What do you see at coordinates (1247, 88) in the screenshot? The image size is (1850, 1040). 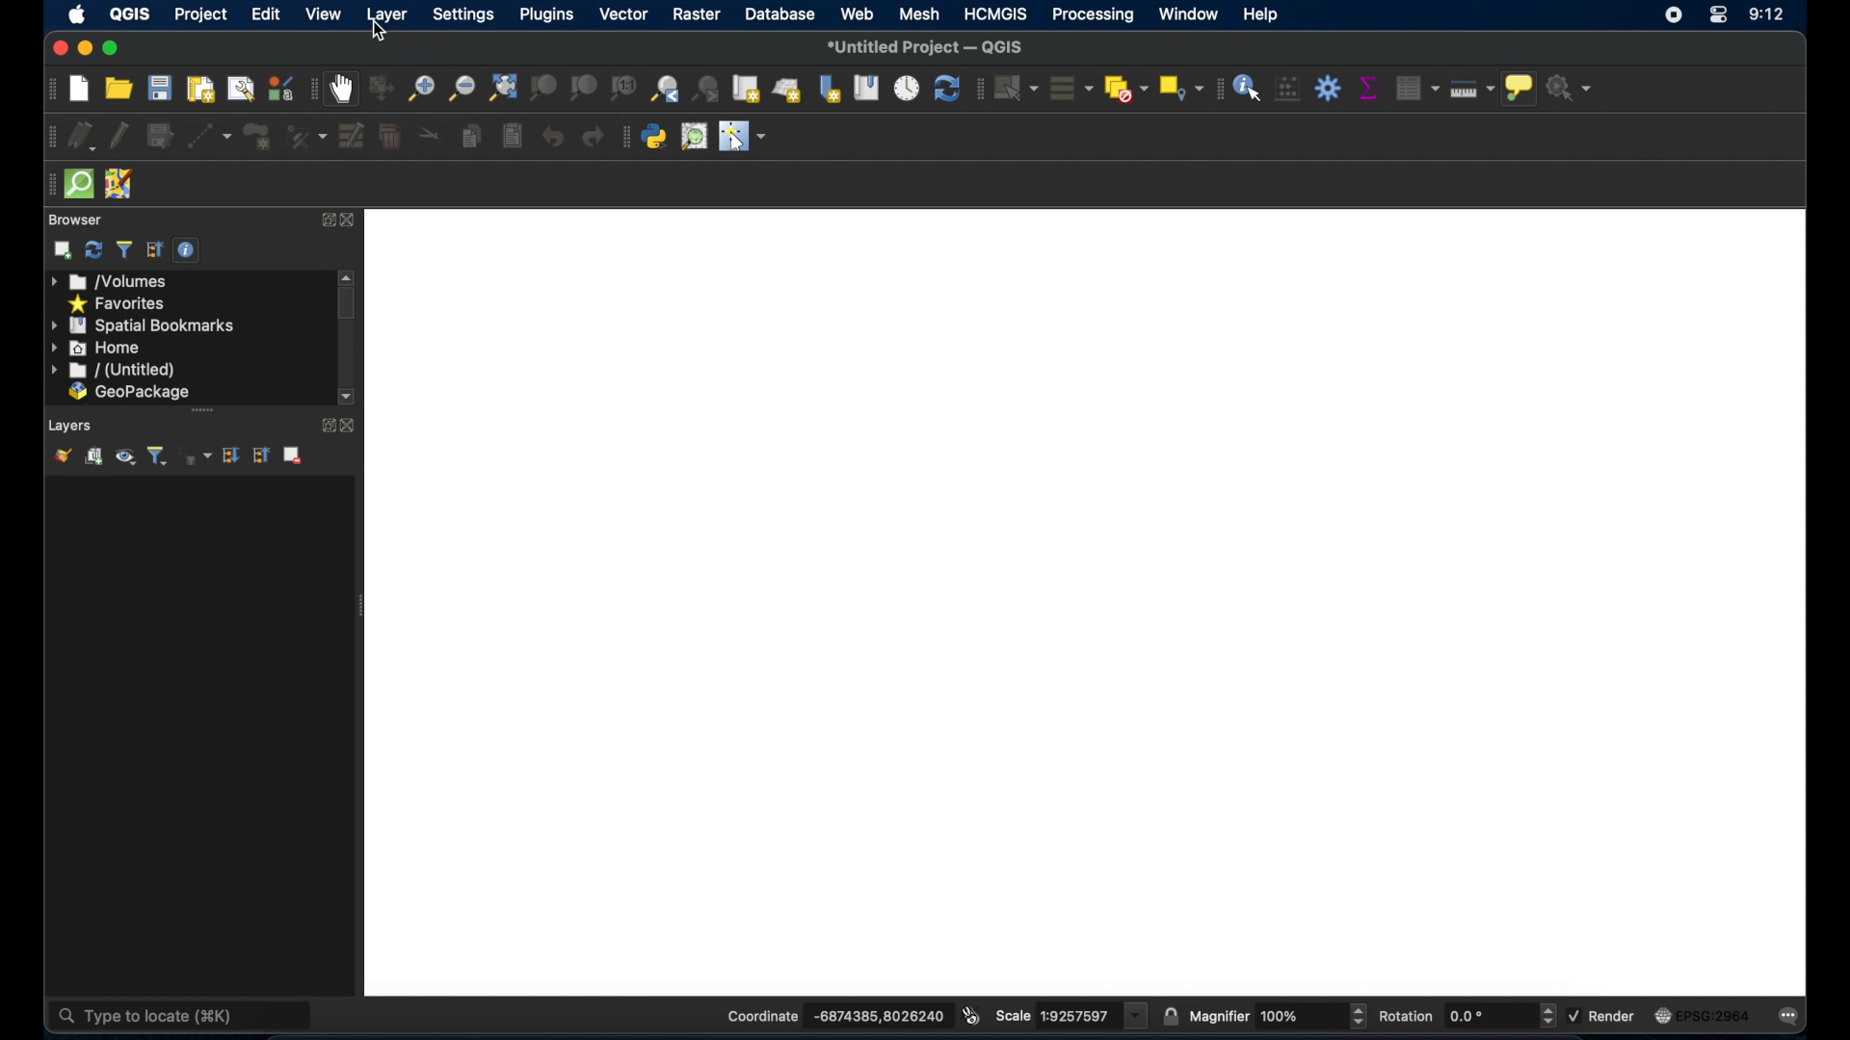 I see `identify feature` at bounding box center [1247, 88].